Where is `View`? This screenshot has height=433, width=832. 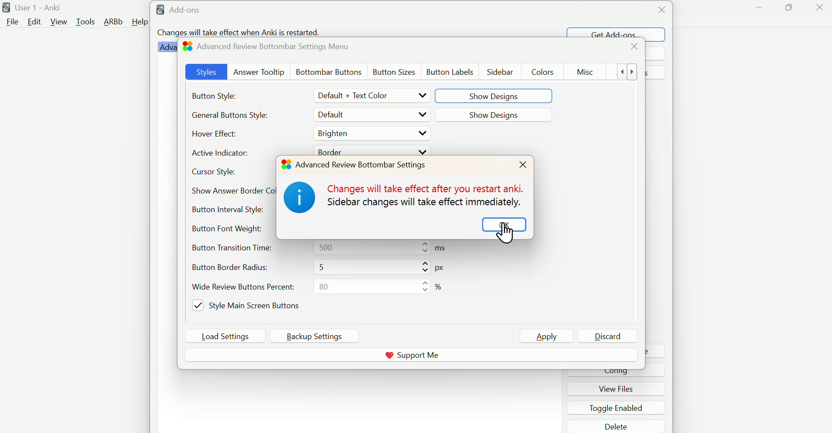 View is located at coordinates (57, 22).